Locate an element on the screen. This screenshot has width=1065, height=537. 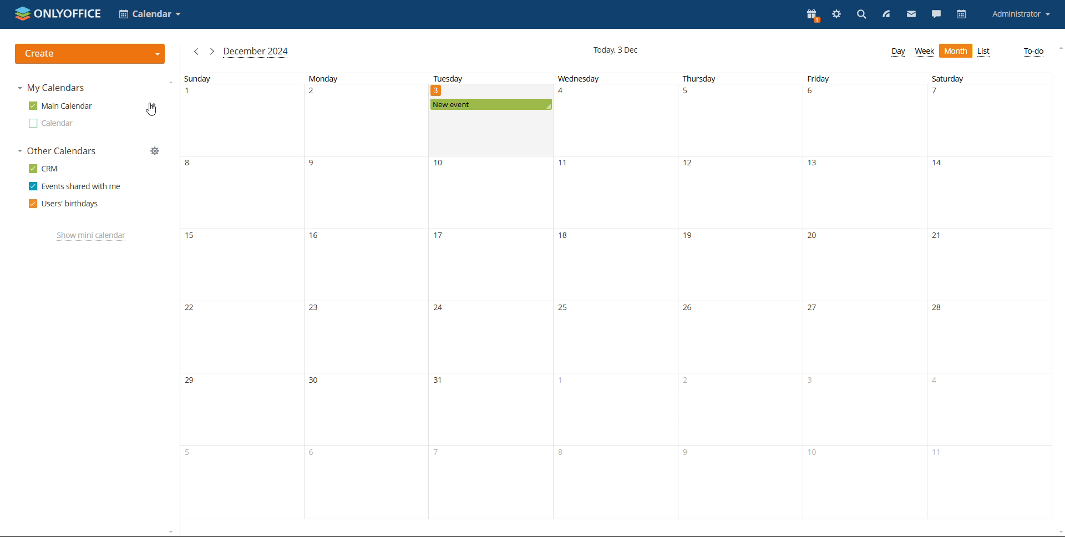
date is located at coordinates (364, 192).